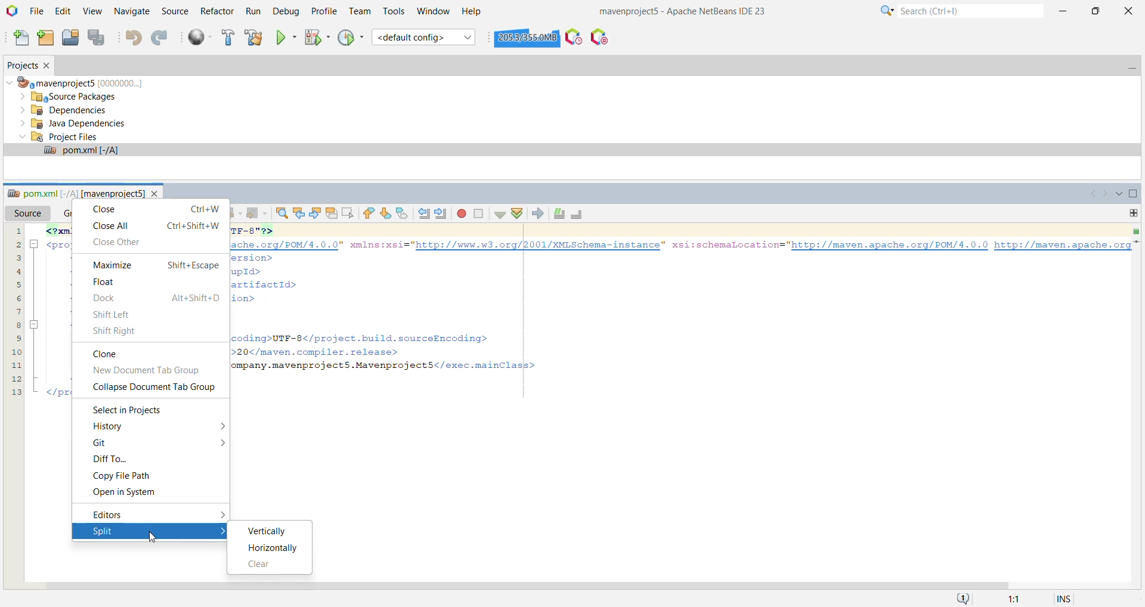  Describe the element at coordinates (16, 244) in the screenshot. I see `2` at that location.